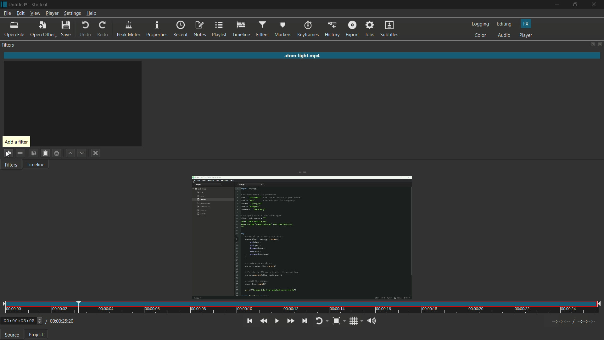 The width and height of the screenshot is (604, 340). What do you see at coordinates (336, 321) in the screenshot?
I see `toggle zoom` at bounding box center [336, 321].